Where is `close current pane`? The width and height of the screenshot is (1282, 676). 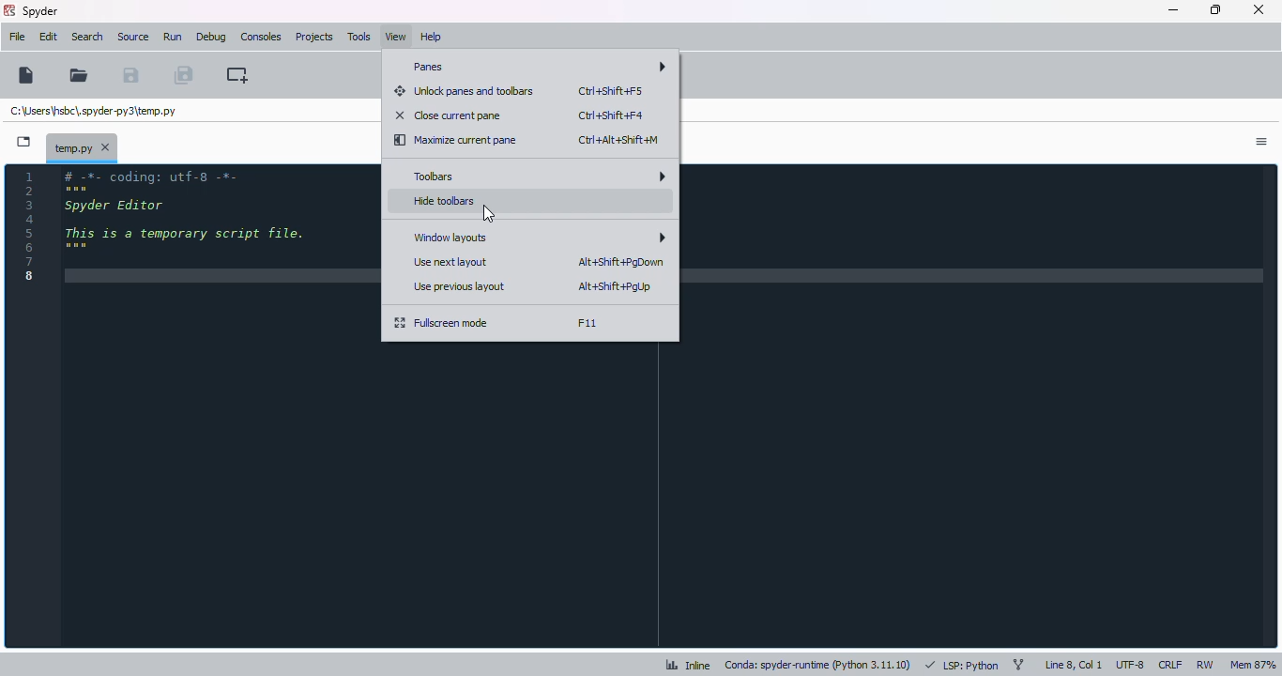
close current pane is located at coordinates (447, 115).